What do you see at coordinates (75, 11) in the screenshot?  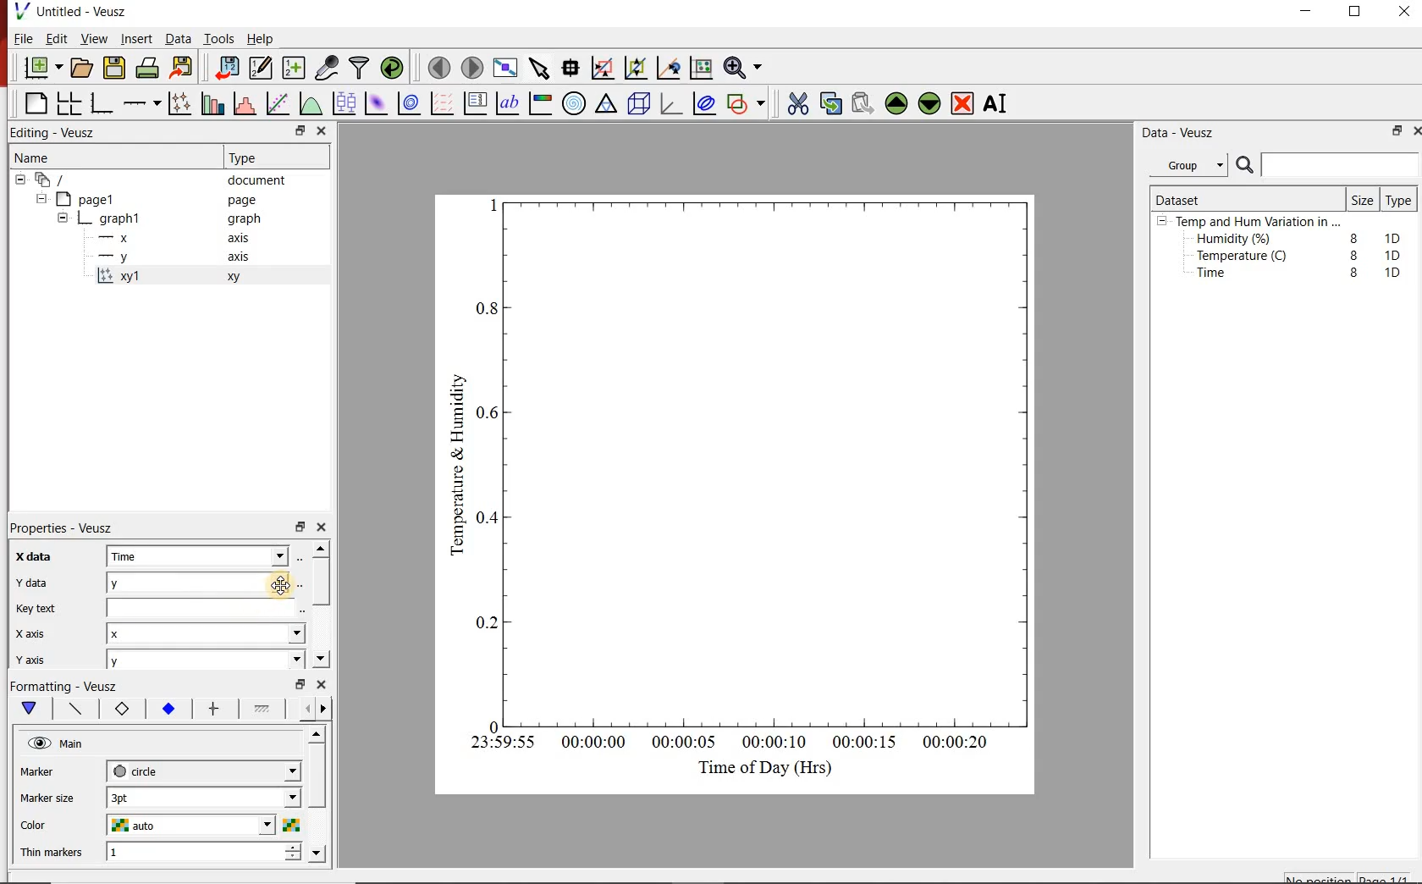 I see `Untitled - Veusz` at bounding box center [75, 11].